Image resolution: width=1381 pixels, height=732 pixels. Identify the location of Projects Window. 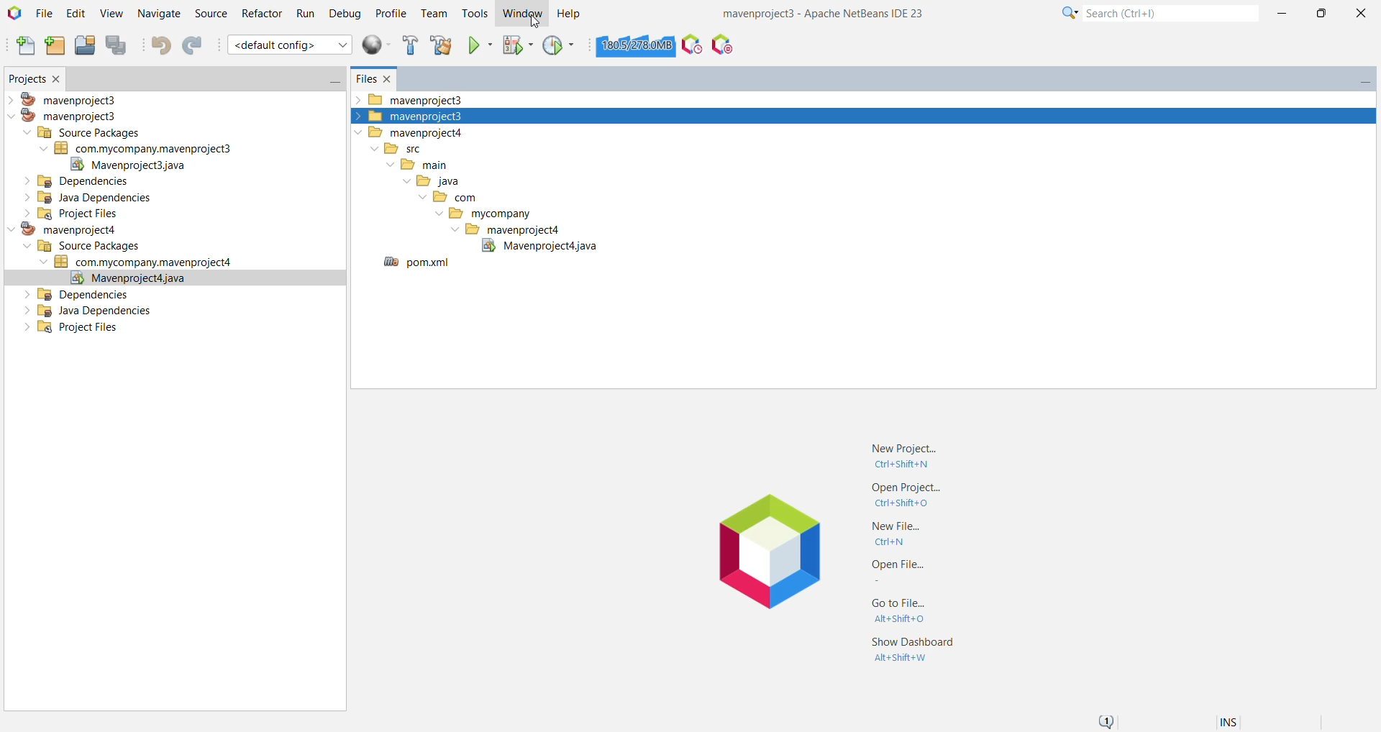
(23, 76).